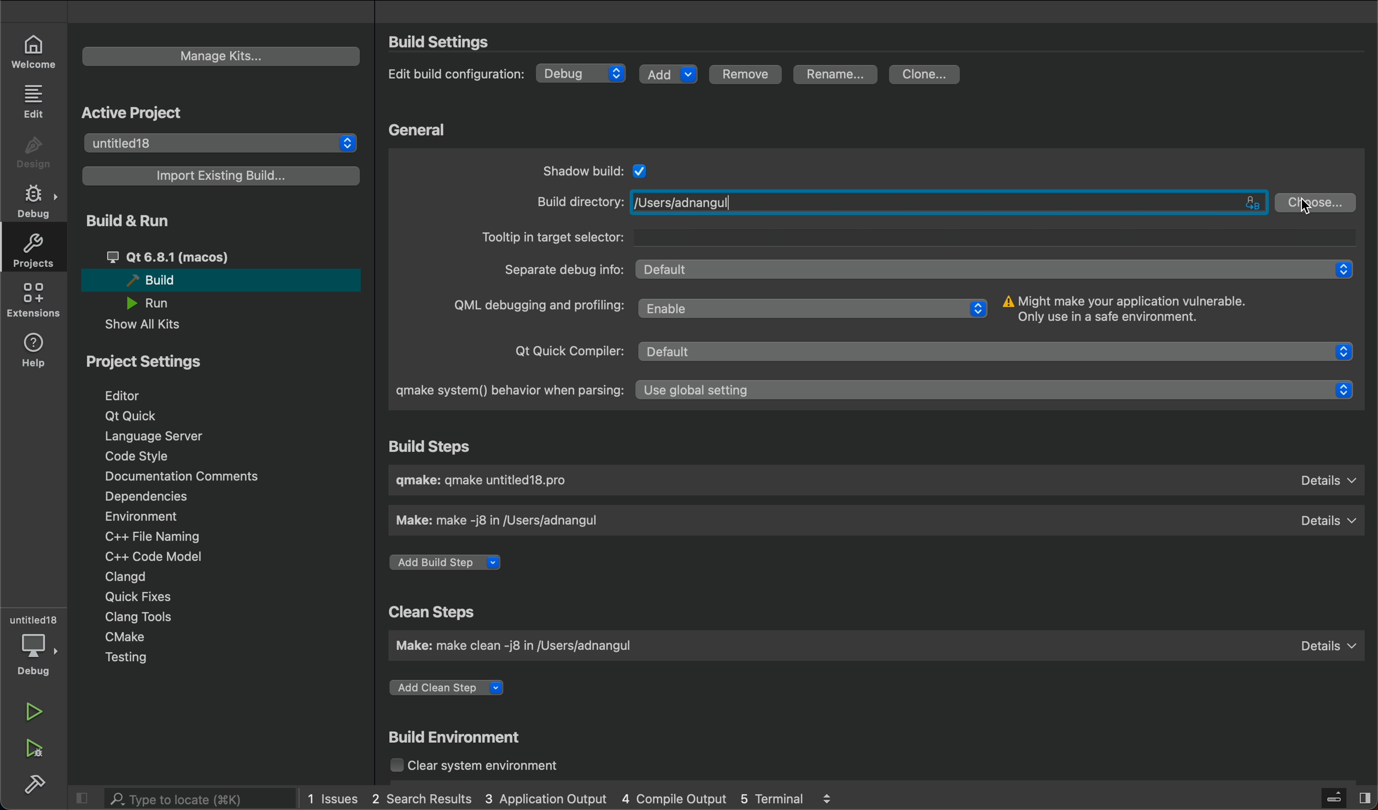  I want to click on logs          , so click(834, 797).